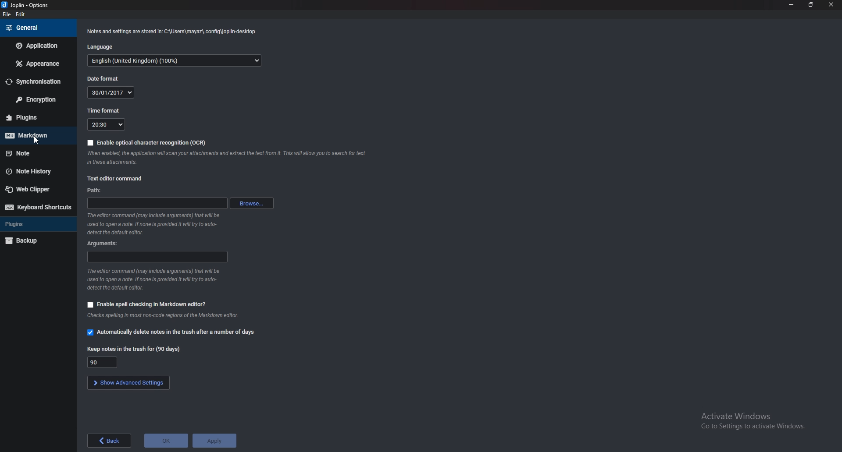  Describe the element at coordinates (35, 241) in the screenshot. I see `Backup` at that location.